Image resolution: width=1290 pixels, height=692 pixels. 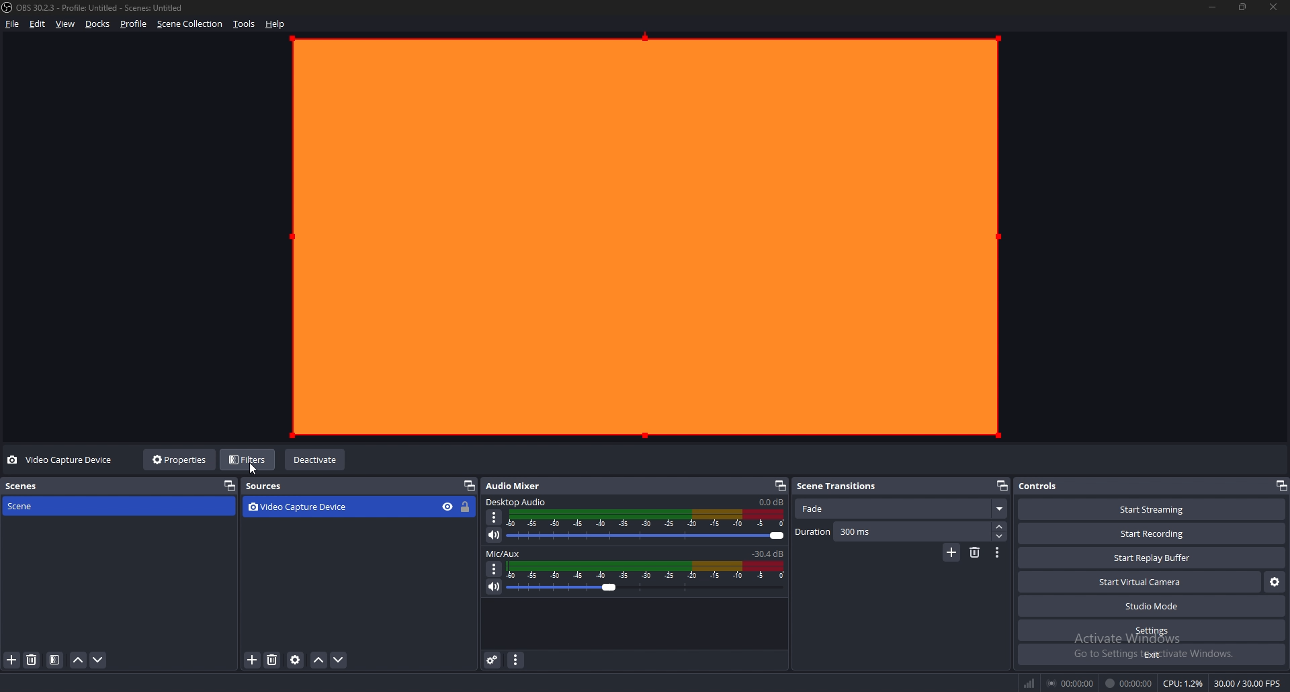 I want to click on mix/aux, so click(x=504, y=554).